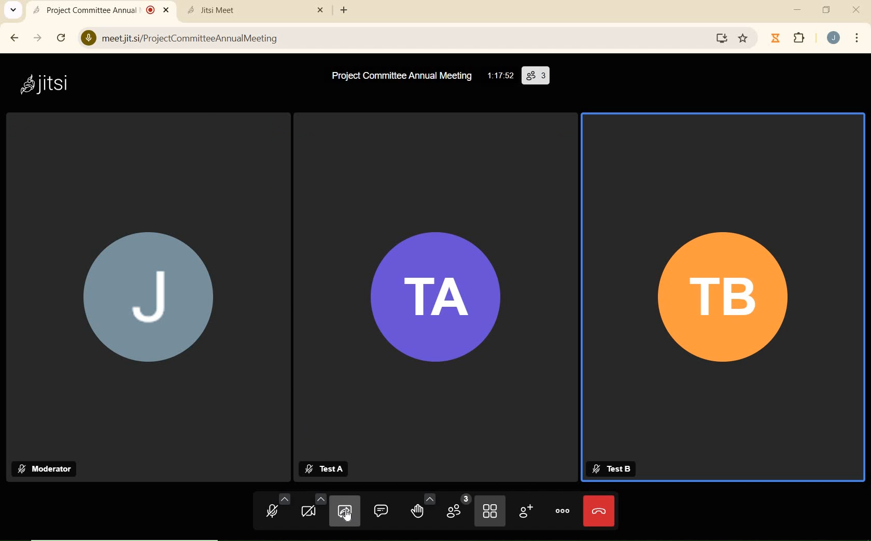 The image size is (871, 541). Describe the element at coordinates (835, 38) in the screenshot. I see `account` at that location.